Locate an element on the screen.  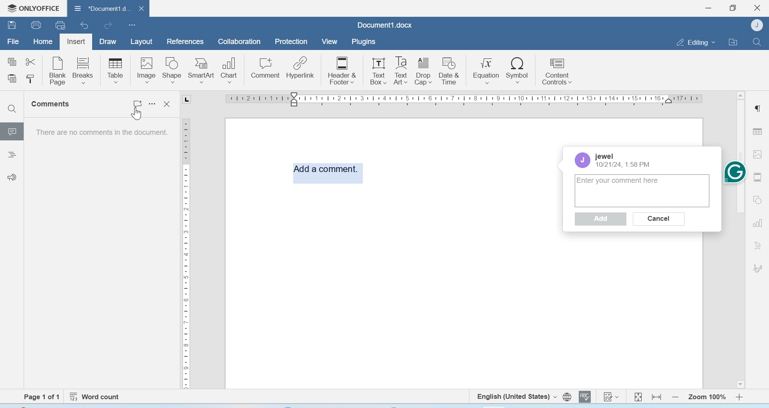
Close is located at coordinates (169, 104).